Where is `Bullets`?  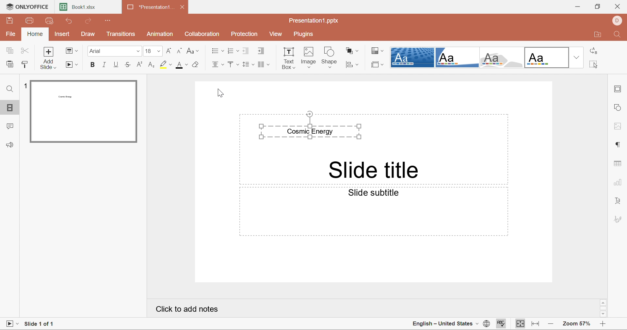 Bullets is located at coordinates (216, 51).